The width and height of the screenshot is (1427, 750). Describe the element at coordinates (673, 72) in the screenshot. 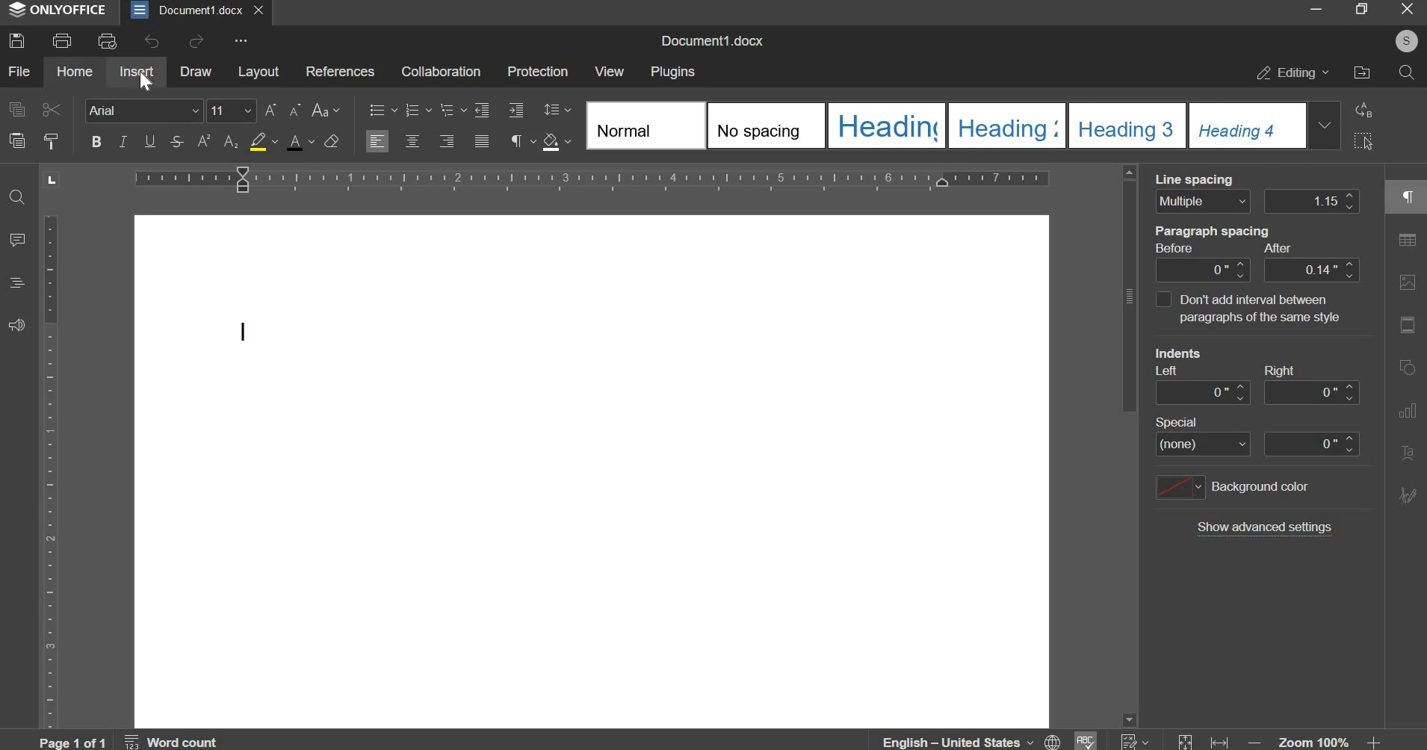

I see `plugins` at that location.